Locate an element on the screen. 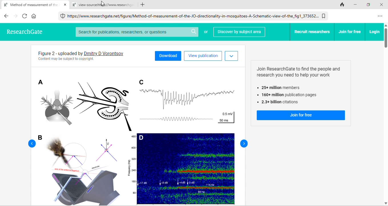 This screenshot has height=206, width=388. bookmark tab is located at coordinates (324, 16).